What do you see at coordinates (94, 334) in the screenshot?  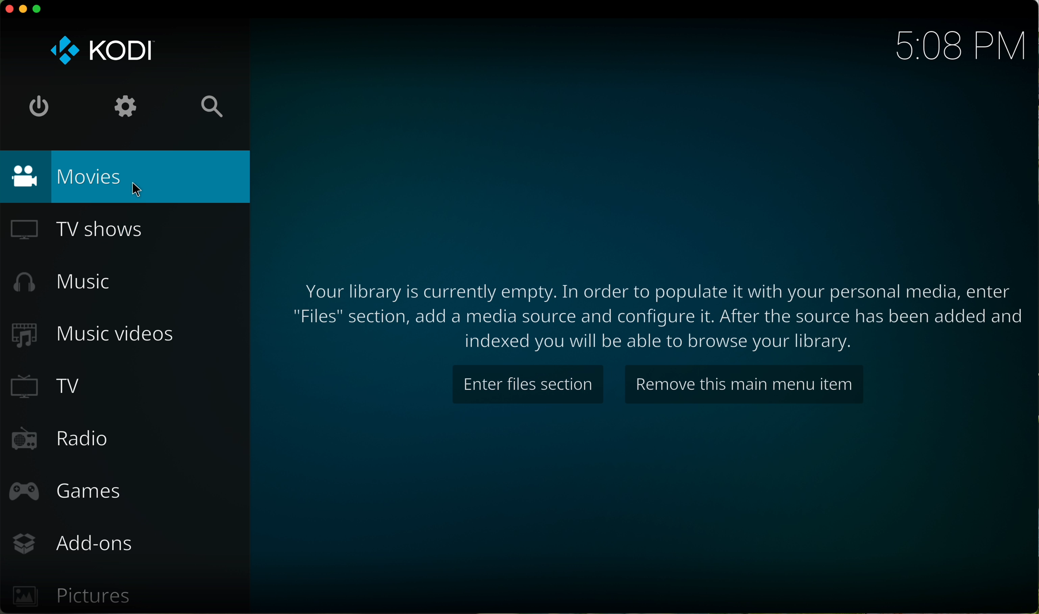 I see `music videos` at bounding box center [94, 334].